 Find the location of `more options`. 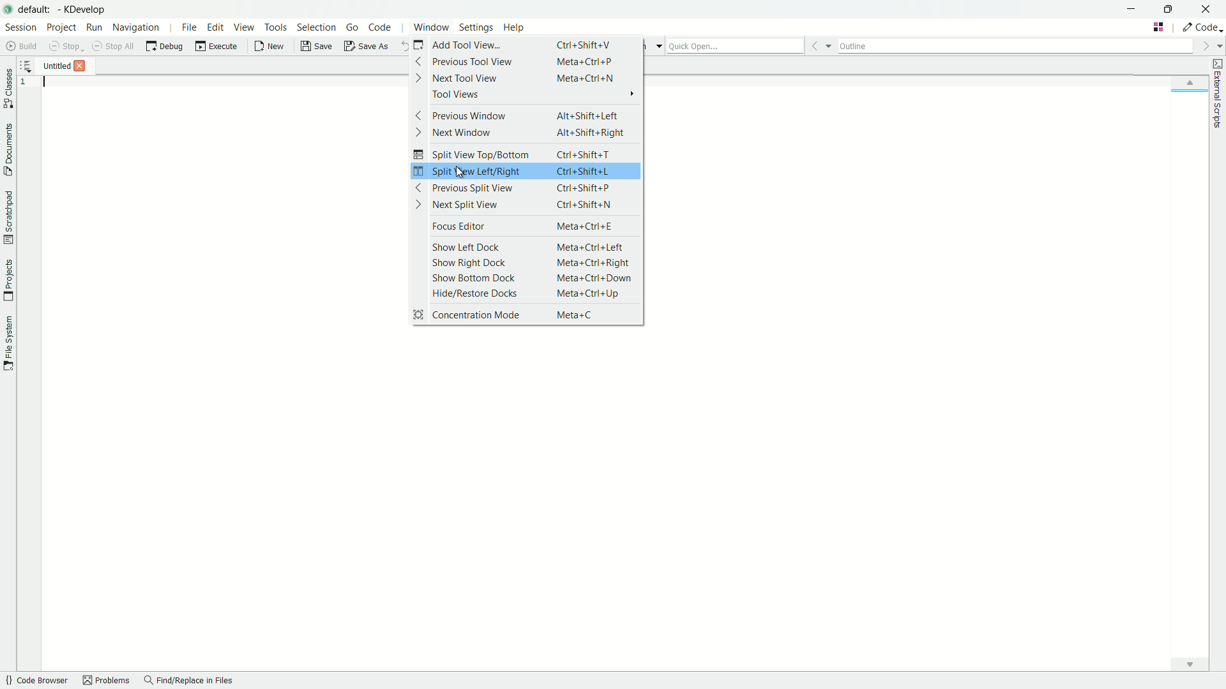

more options is located at coordinates (28, 66).